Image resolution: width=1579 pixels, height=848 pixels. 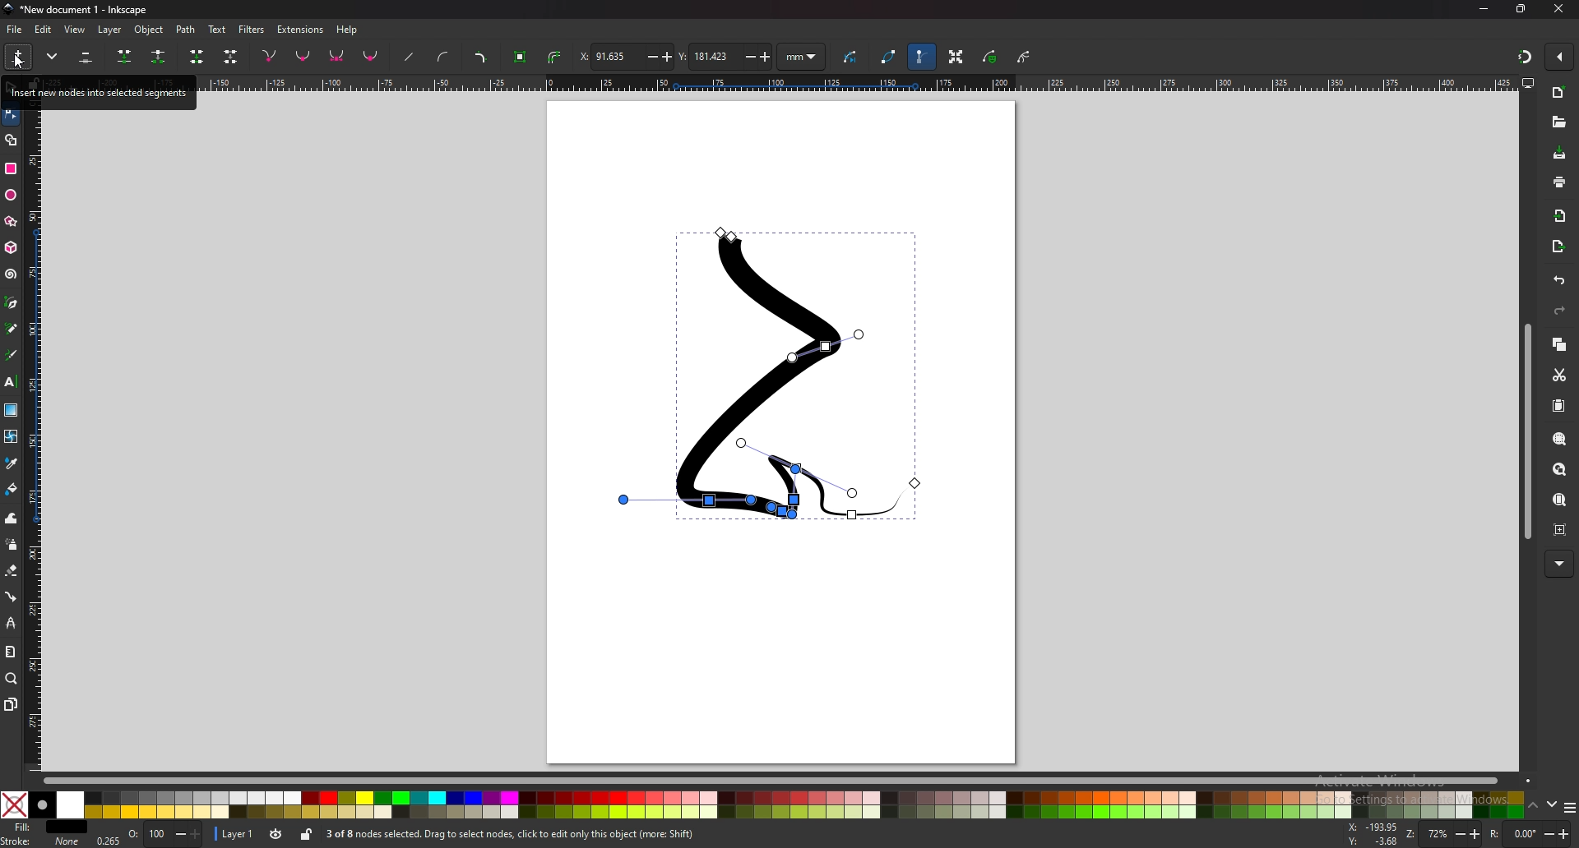 I want to click on info, so click(x=570, y=835).